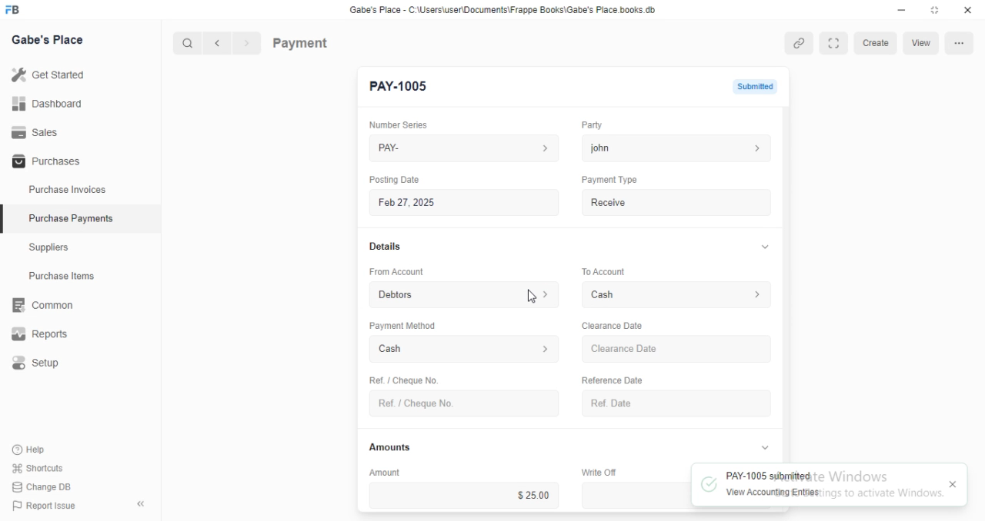 The width and height of the screenshot is (985, 521). What do you see at coordinates (44, 162) in the screenshot?
I see `Purchases` at bounding box center [44, 162].